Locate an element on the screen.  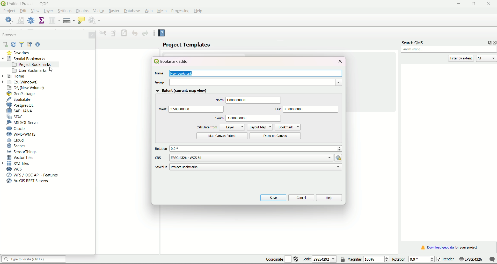
Map canvas extent is located at coordinates (222, 136).